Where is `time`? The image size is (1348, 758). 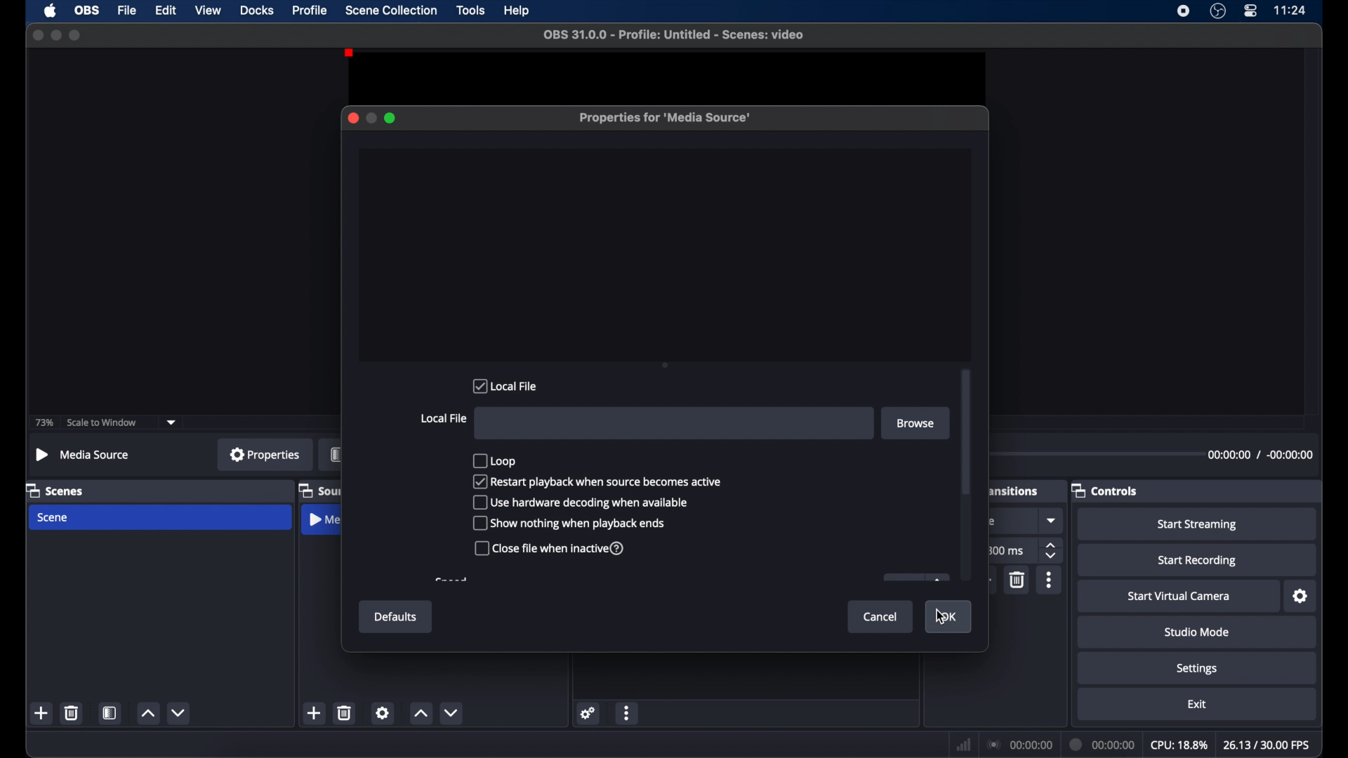
time is located at coordinates (1290, 11).